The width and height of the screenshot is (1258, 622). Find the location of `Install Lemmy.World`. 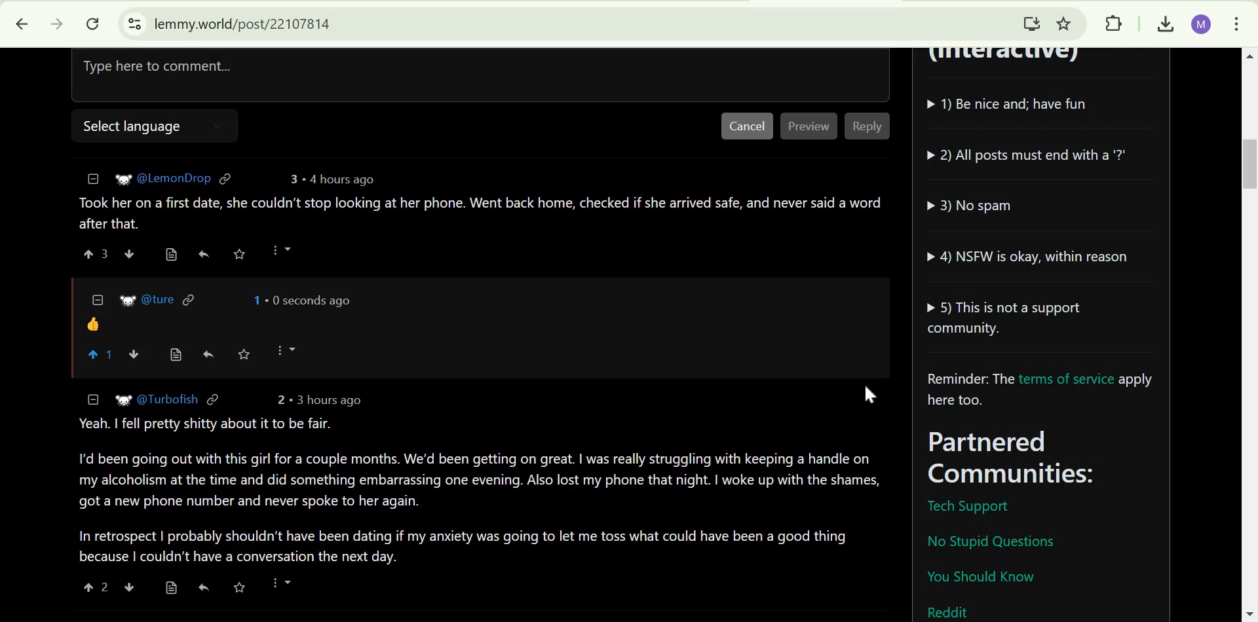

Install Lemmy.World is located at coordinates (1029, 22).